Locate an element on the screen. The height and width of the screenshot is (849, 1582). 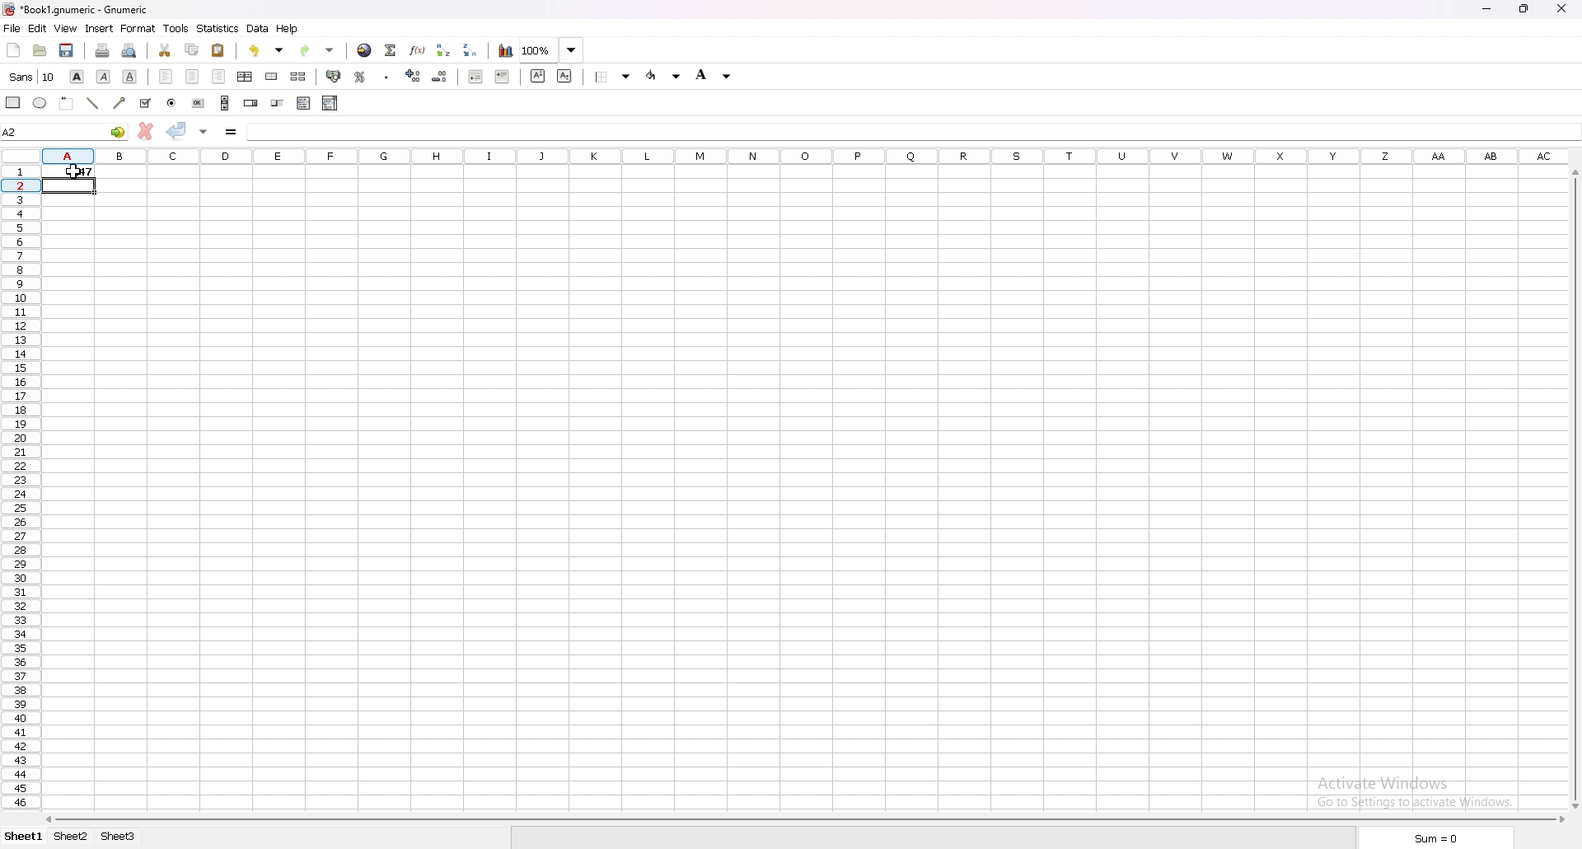
file is located at coordinates (12, 29).